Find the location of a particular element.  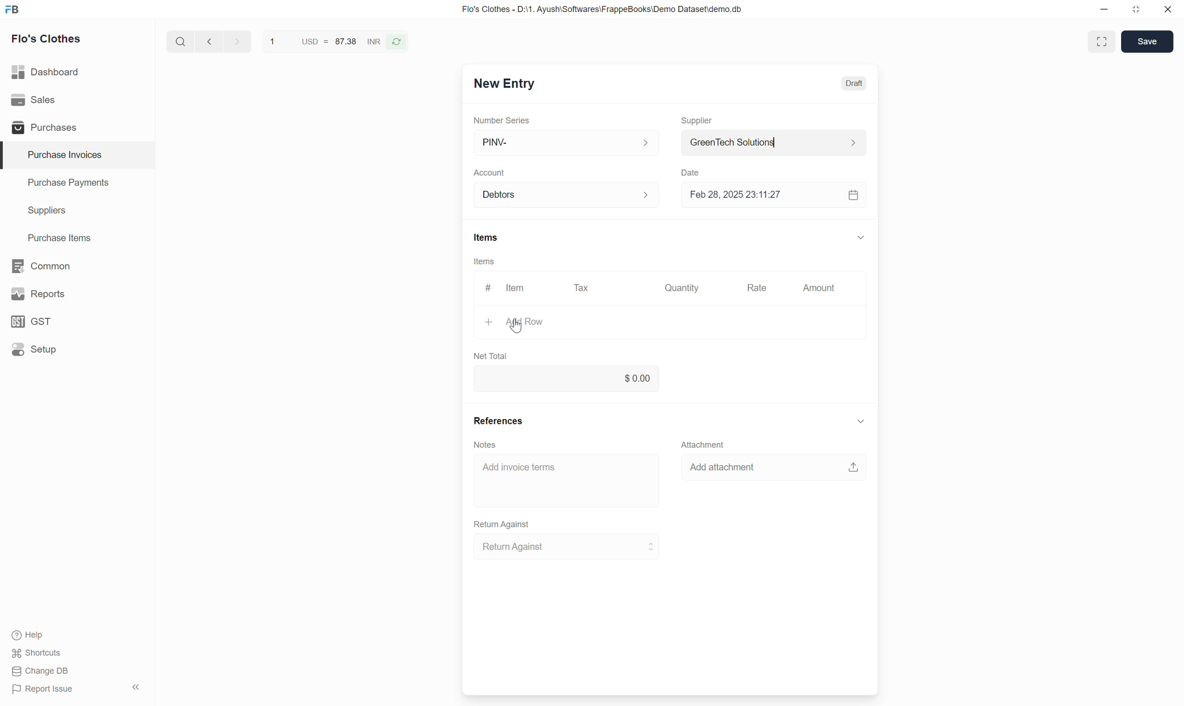

calendar icon is located at coordinates (852, 195).